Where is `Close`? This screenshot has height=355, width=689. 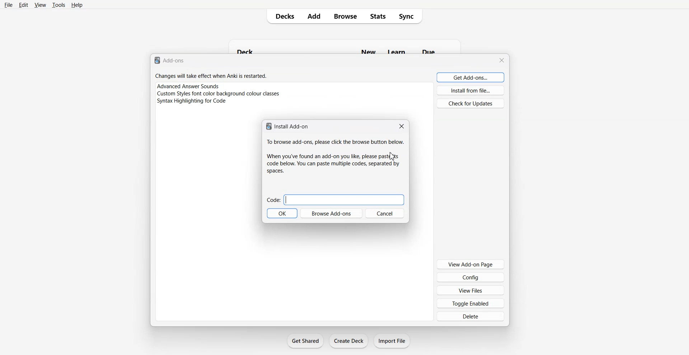 Close is located at coordinates (400, 126).